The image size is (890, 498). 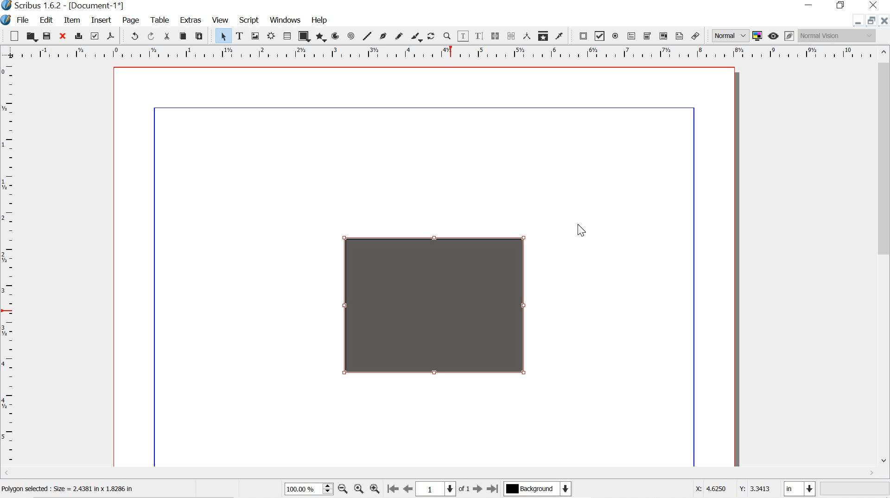 I want to click on preview mode, so click(x=772, y=36).